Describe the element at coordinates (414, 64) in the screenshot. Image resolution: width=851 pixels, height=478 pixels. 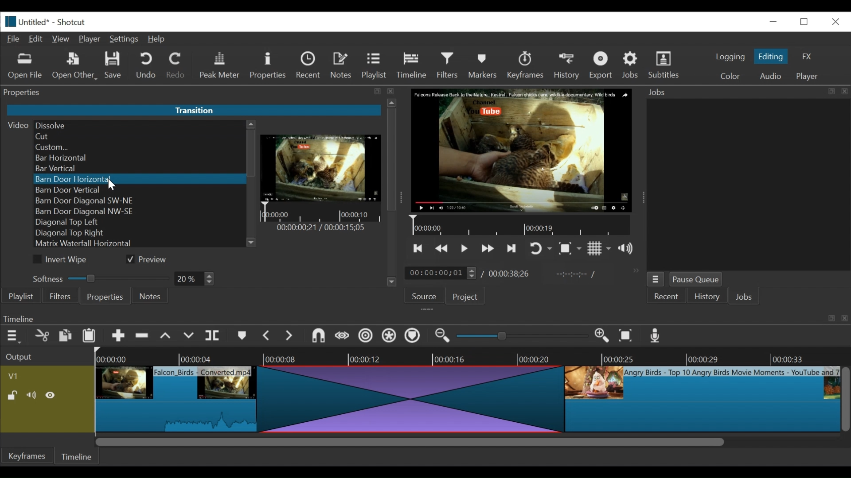
I see `Timeline` at that location.